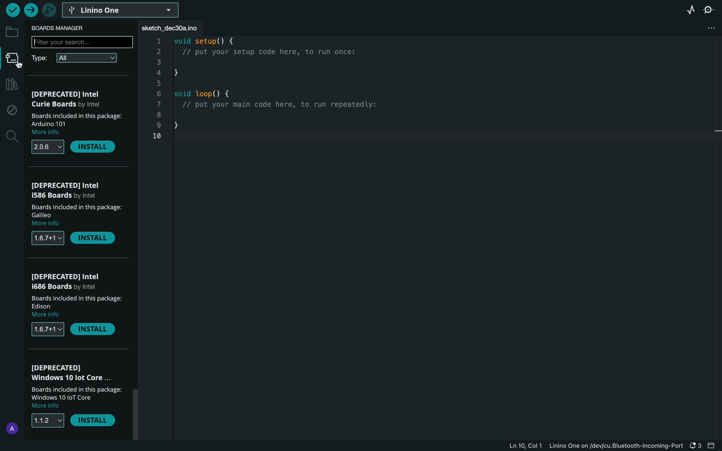 The height and width of the screenshot is (451, 722). What do you see at coordinates (49, 330) in the screenshot?
I see `versions` at bounding box center [49, 330].